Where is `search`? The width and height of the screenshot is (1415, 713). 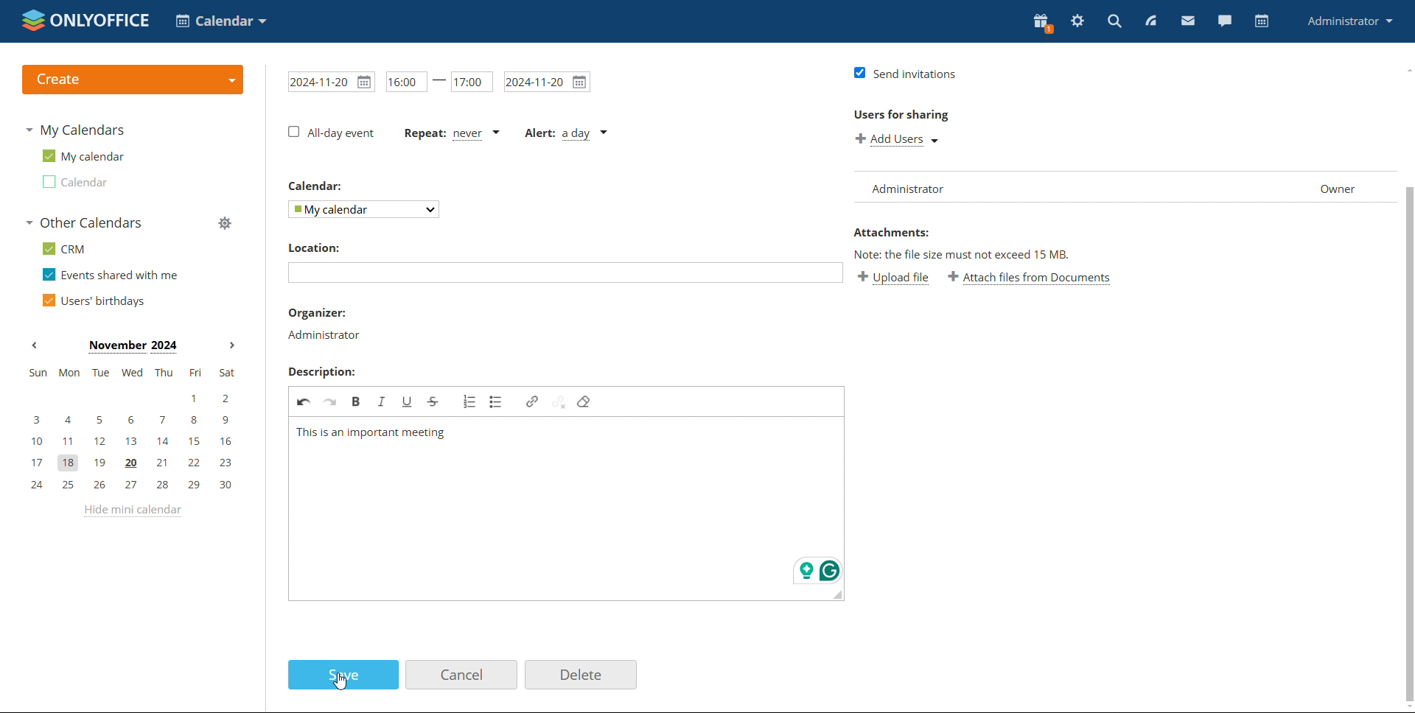
search is located at coordinates (1115, 21).